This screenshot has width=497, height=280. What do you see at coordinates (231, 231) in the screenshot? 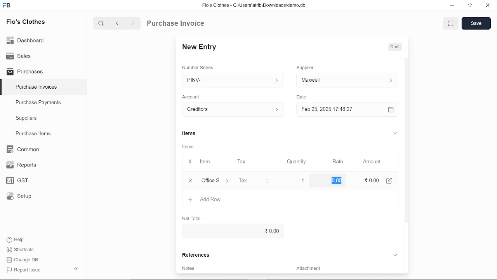
I see `0.00` at bounding box center [231, 231].